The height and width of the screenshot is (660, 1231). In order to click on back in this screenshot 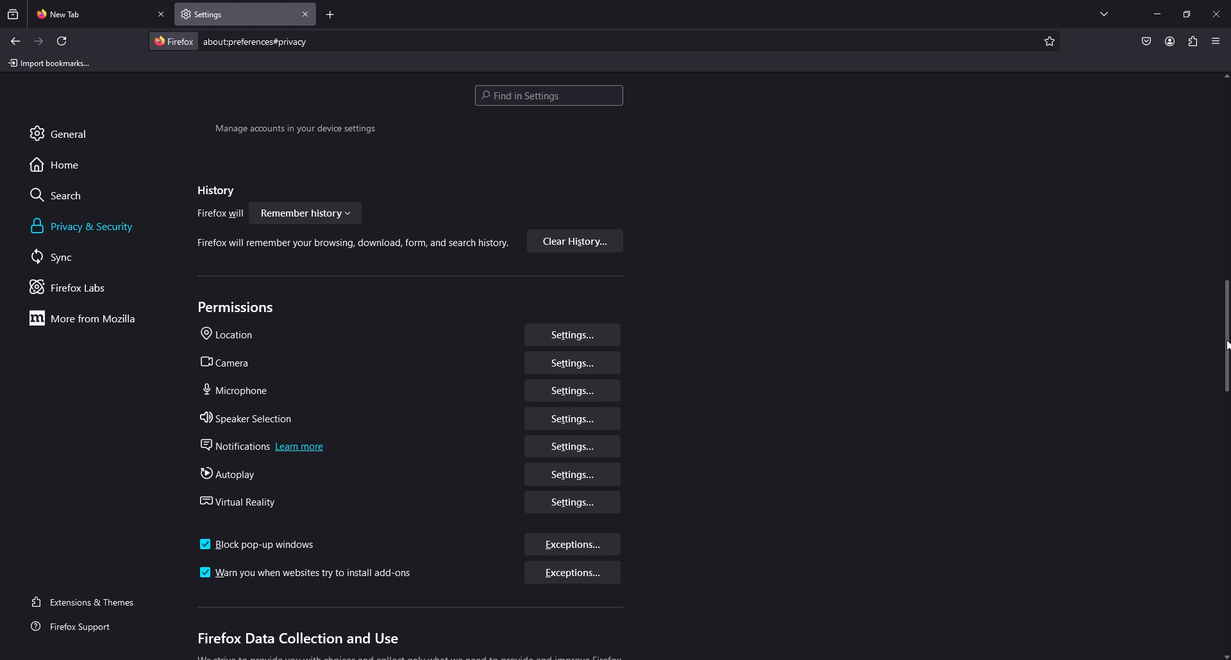, I will do `click(15, 41)`.